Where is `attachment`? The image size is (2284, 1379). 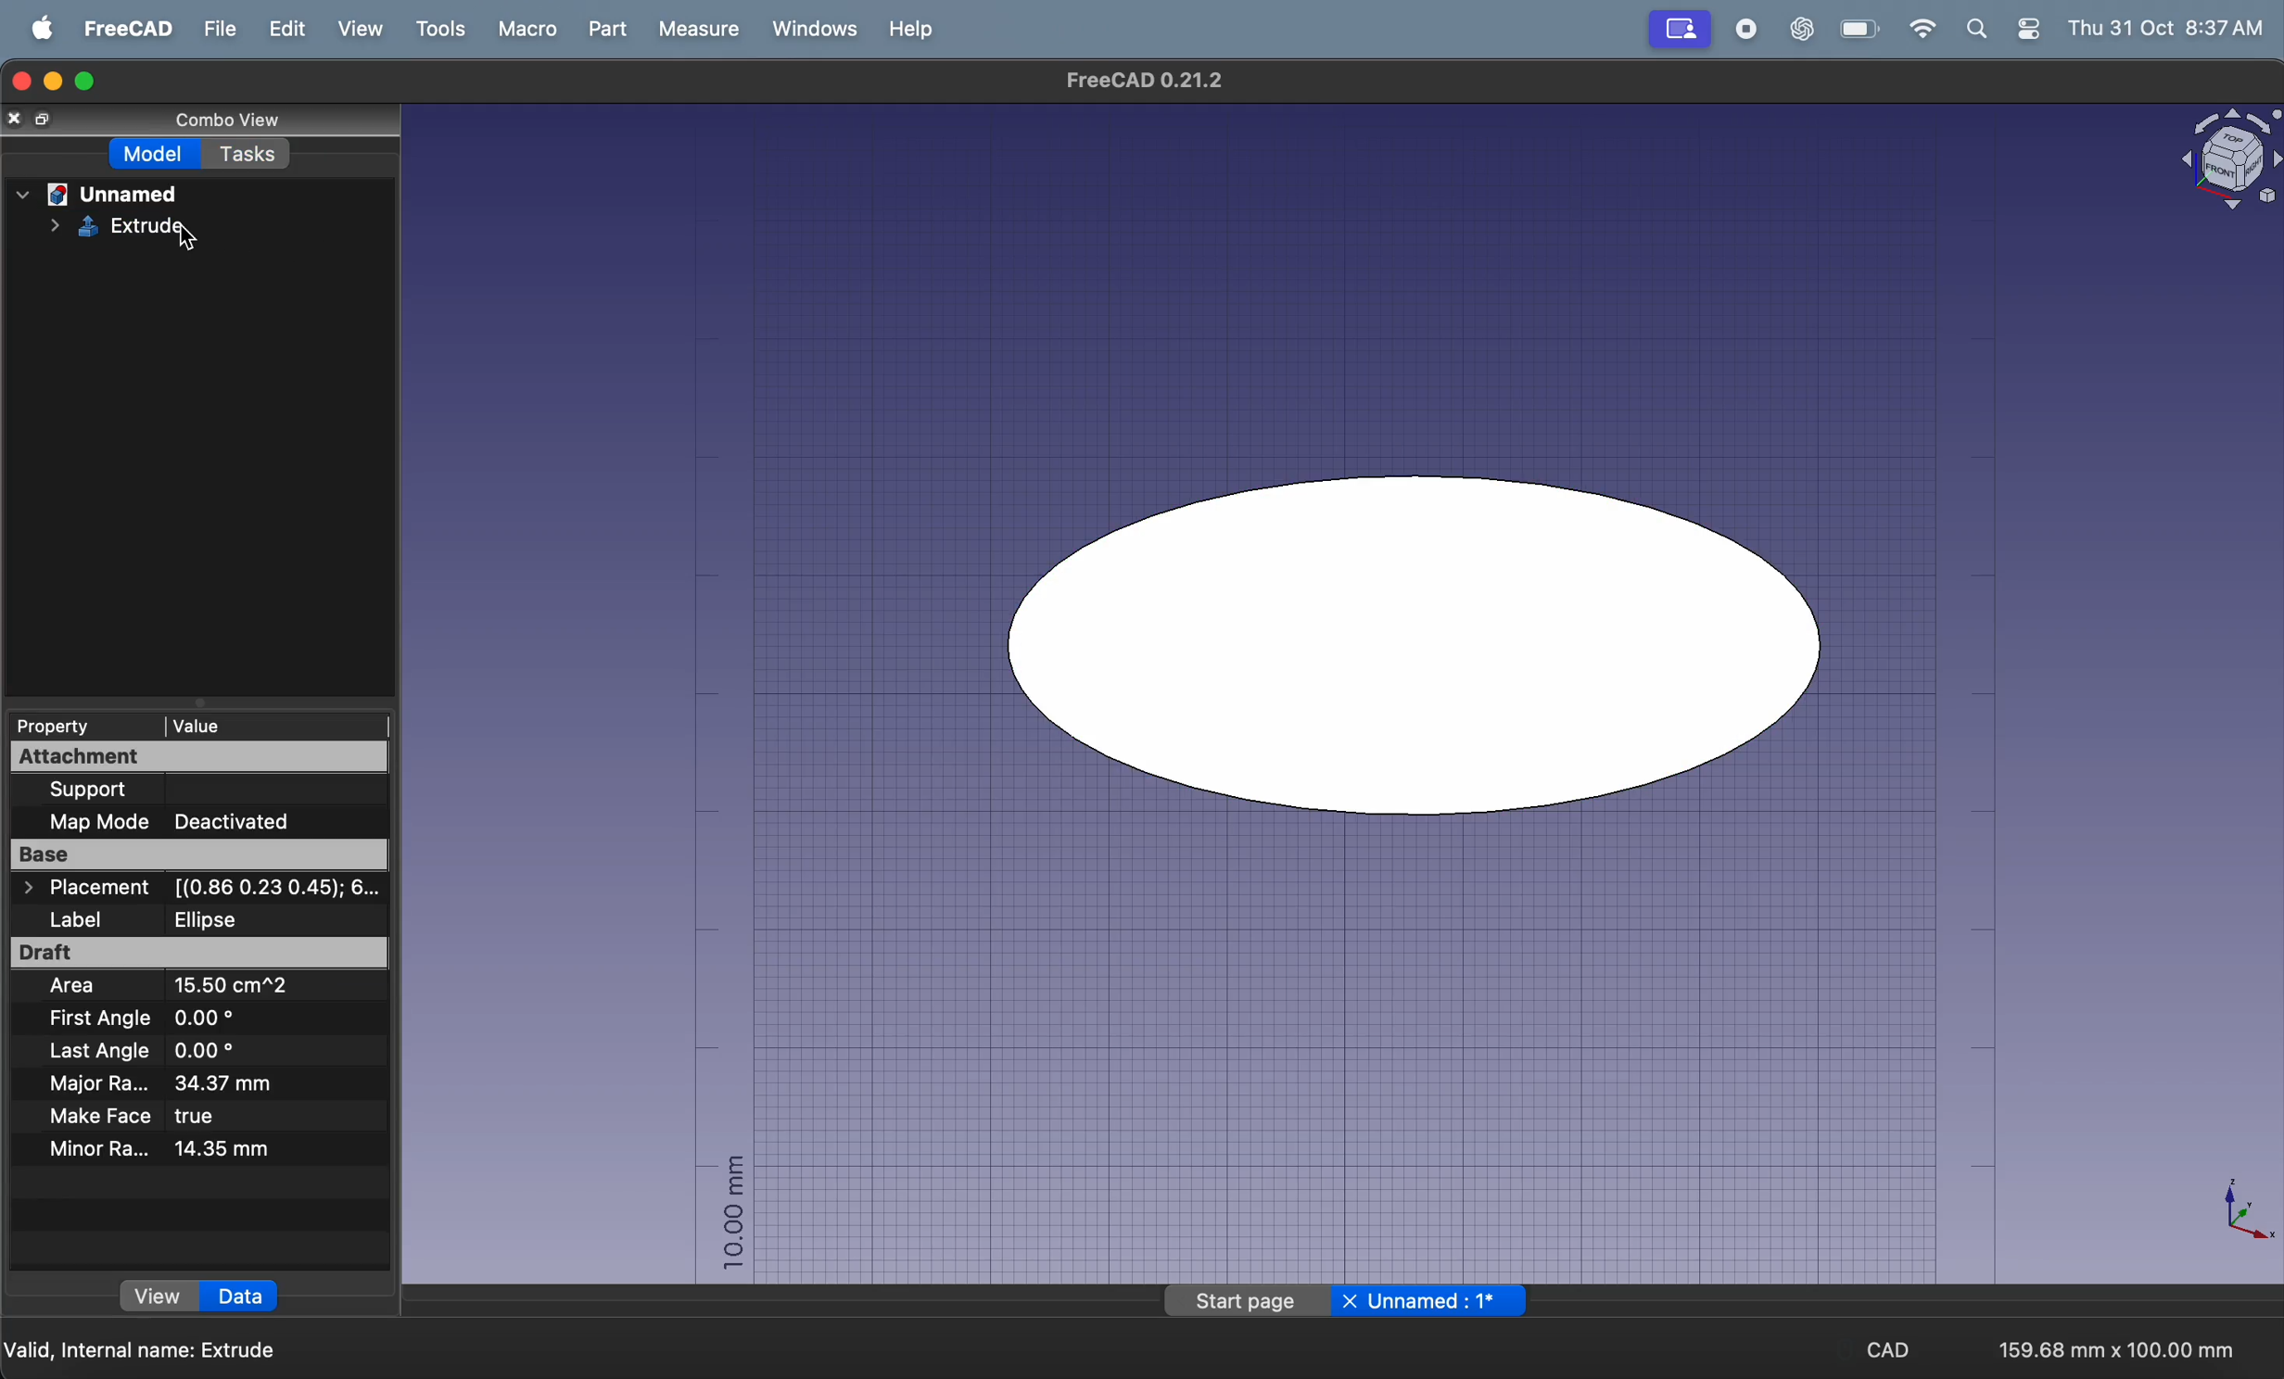 attachment is located at coordinates (203, 755).